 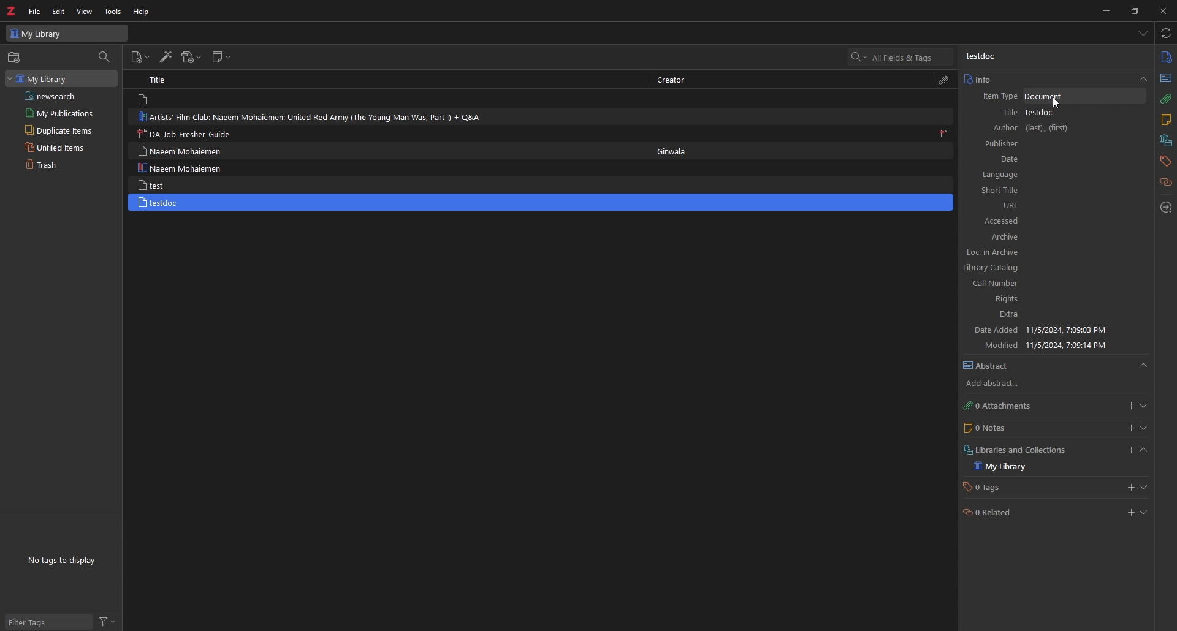 What do you see at coordinates (1128, 488) in the screenshot?
I see `add tags` at bounding box center [1128, 488].